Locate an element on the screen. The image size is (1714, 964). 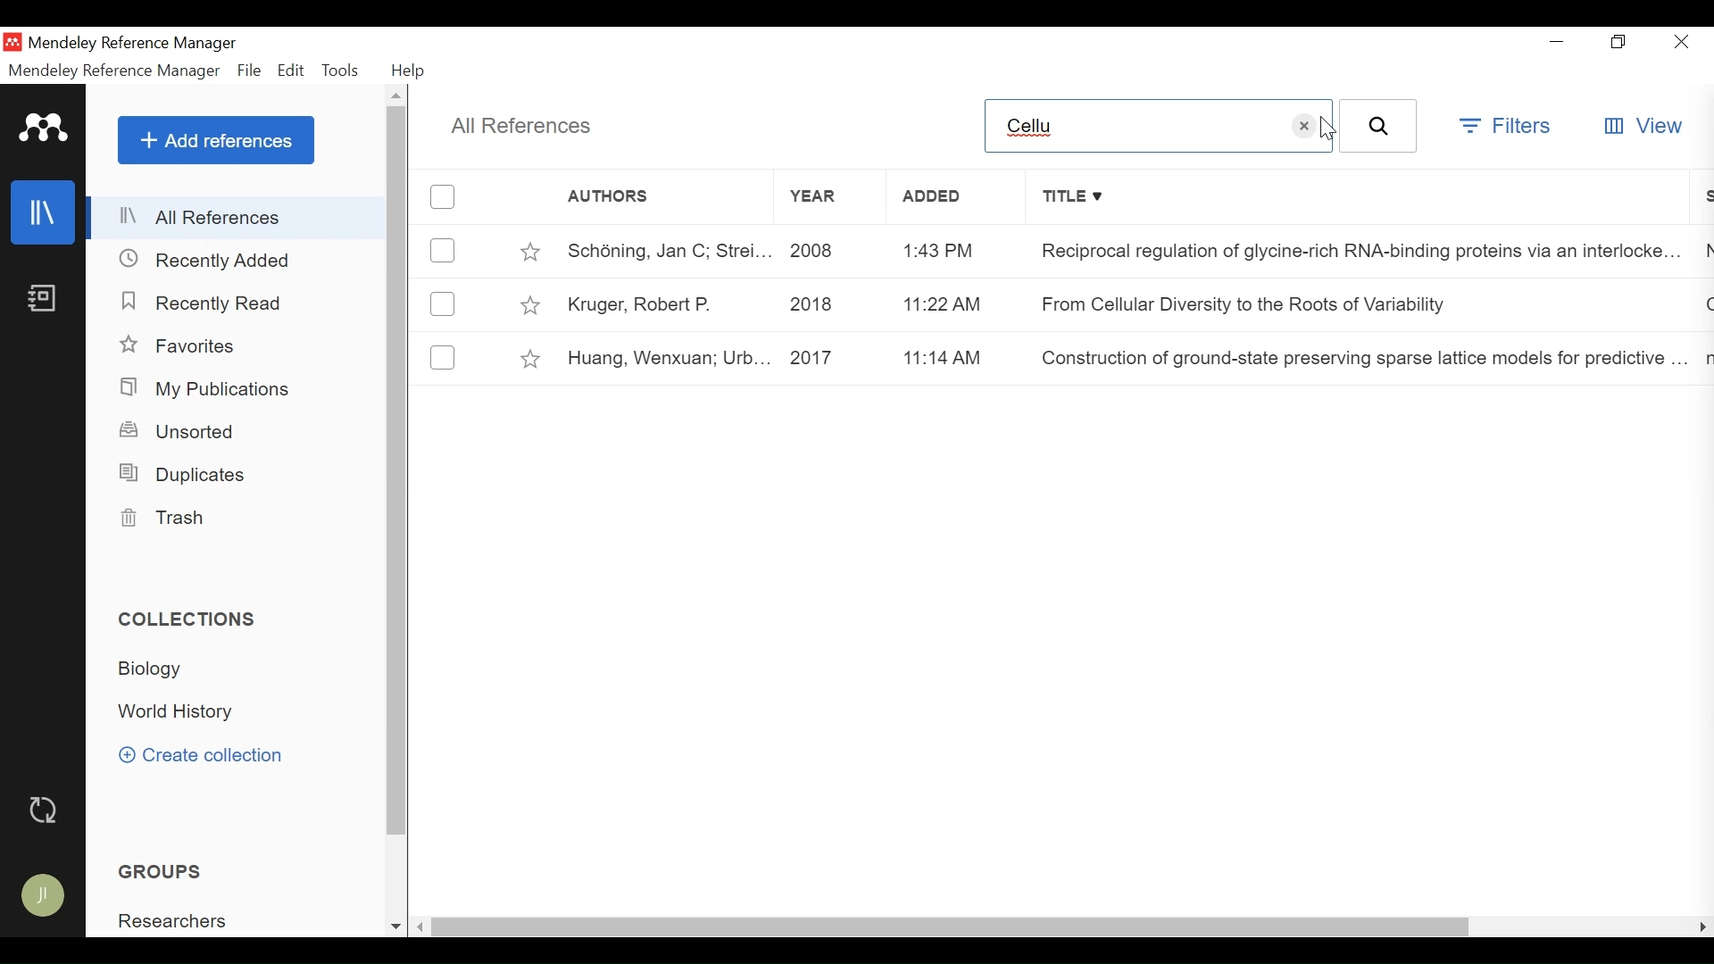
user is located at coordinates (44, 897).